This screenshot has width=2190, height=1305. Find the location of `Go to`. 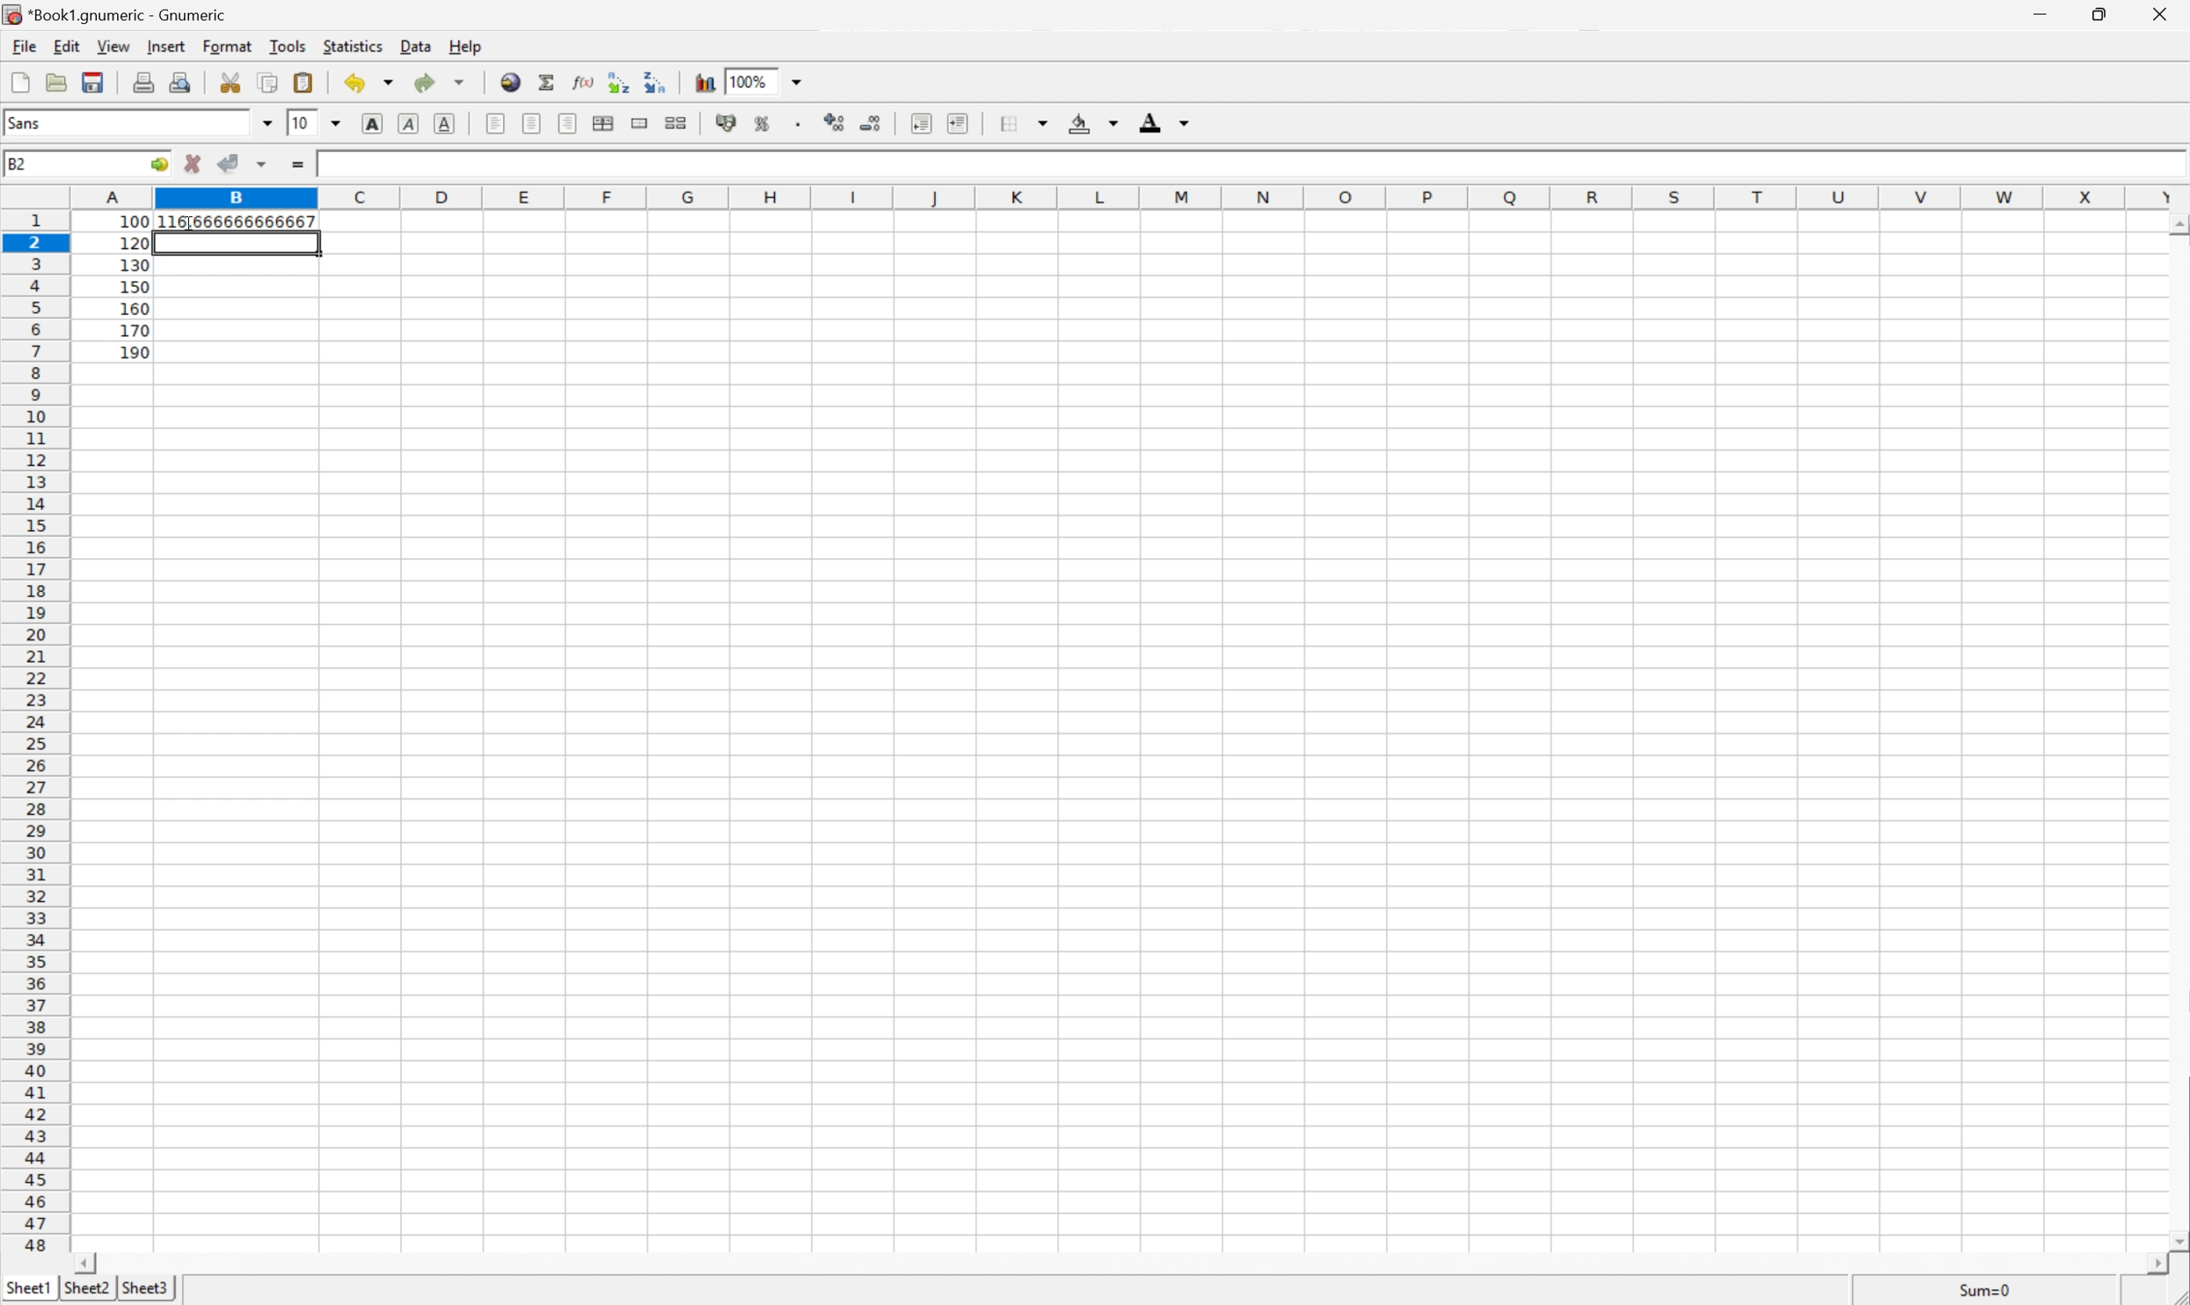

Go to is located at coordinates (160, 165).